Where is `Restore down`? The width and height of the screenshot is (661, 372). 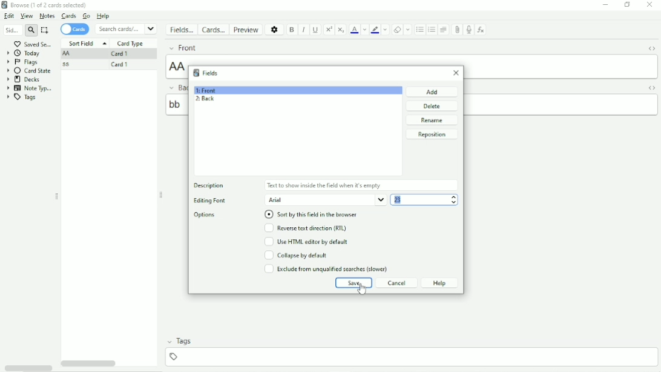
Restore down is located at coordinates (628, 5).